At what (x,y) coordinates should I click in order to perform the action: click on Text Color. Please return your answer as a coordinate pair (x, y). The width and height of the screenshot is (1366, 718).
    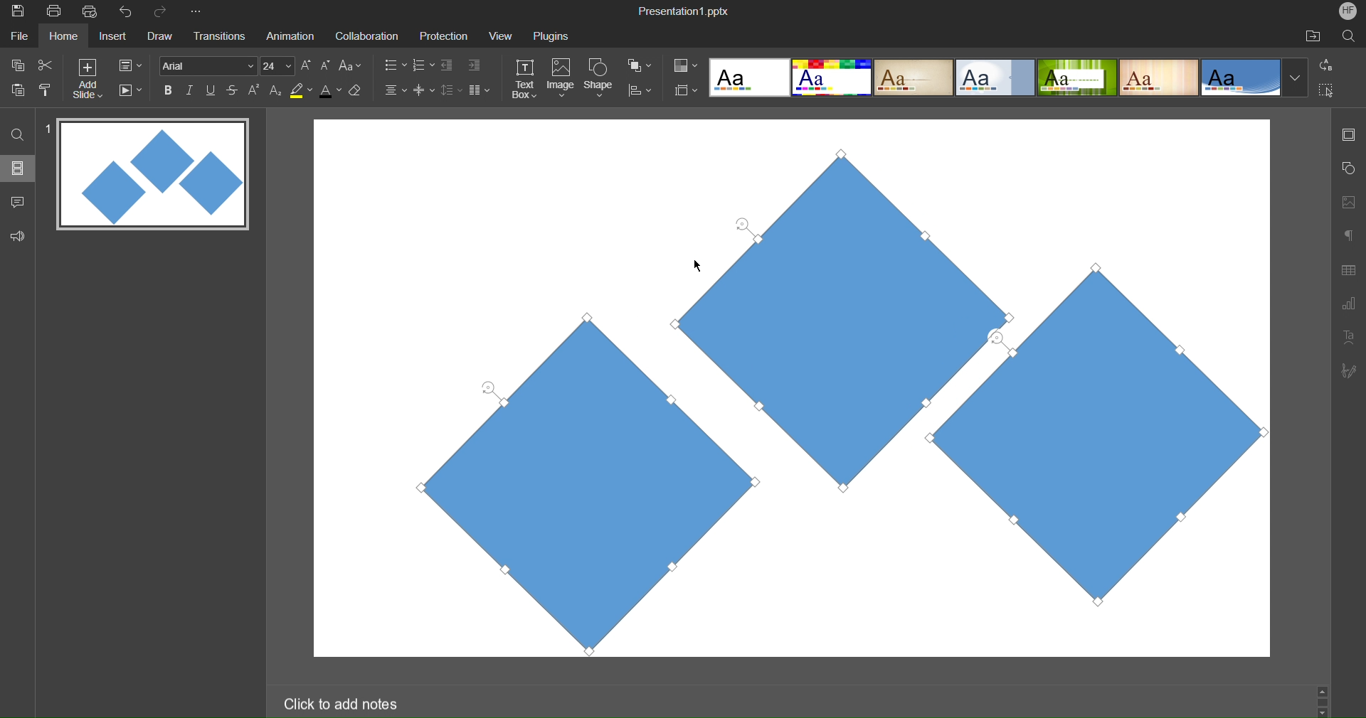
    Looking at the image, I should click on (330, 90).